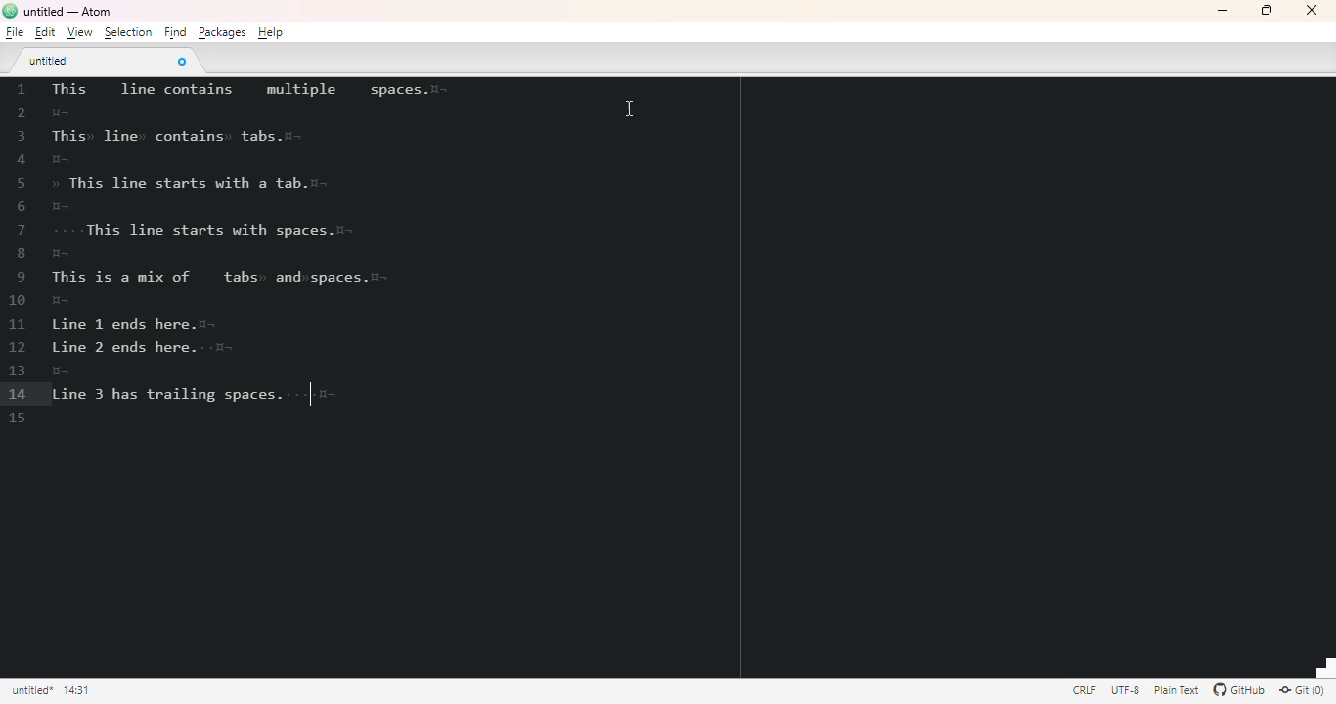  I want to click on close tab, so click(181, 61).